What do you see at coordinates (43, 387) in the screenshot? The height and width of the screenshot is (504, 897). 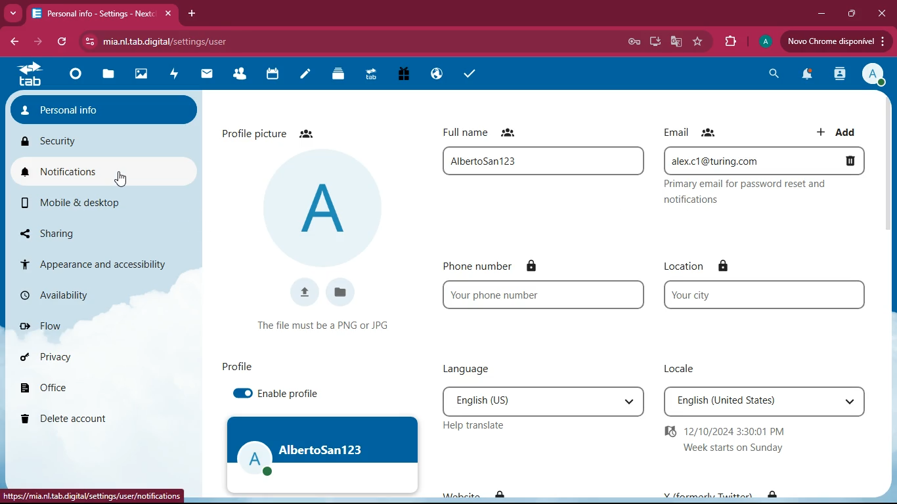 I see `office` at bounding box center [43, 387].